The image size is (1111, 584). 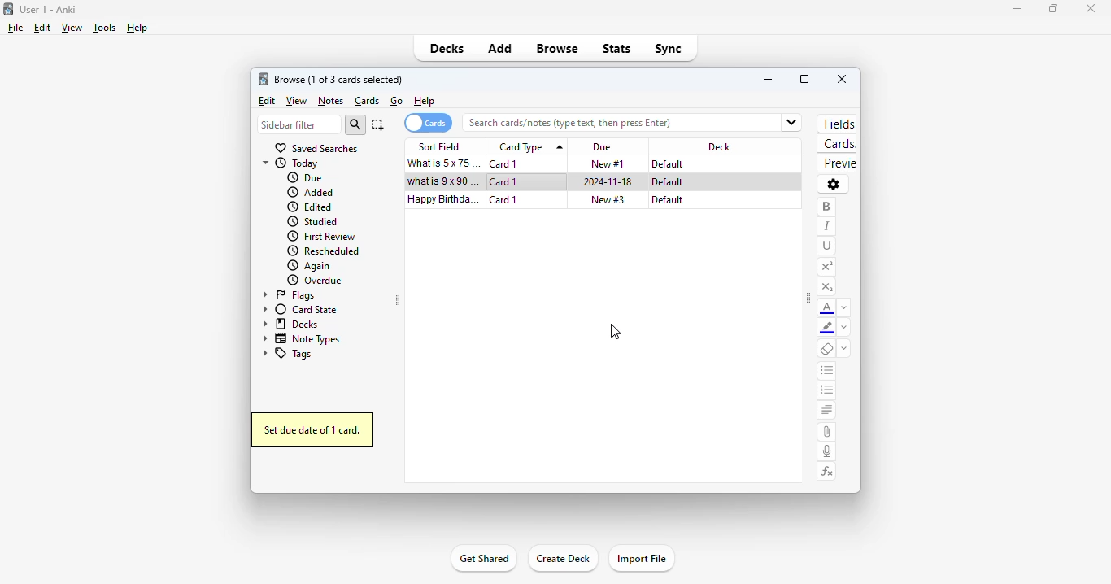 I want to click on User 1 - Anki, so click(x=48, y=9).